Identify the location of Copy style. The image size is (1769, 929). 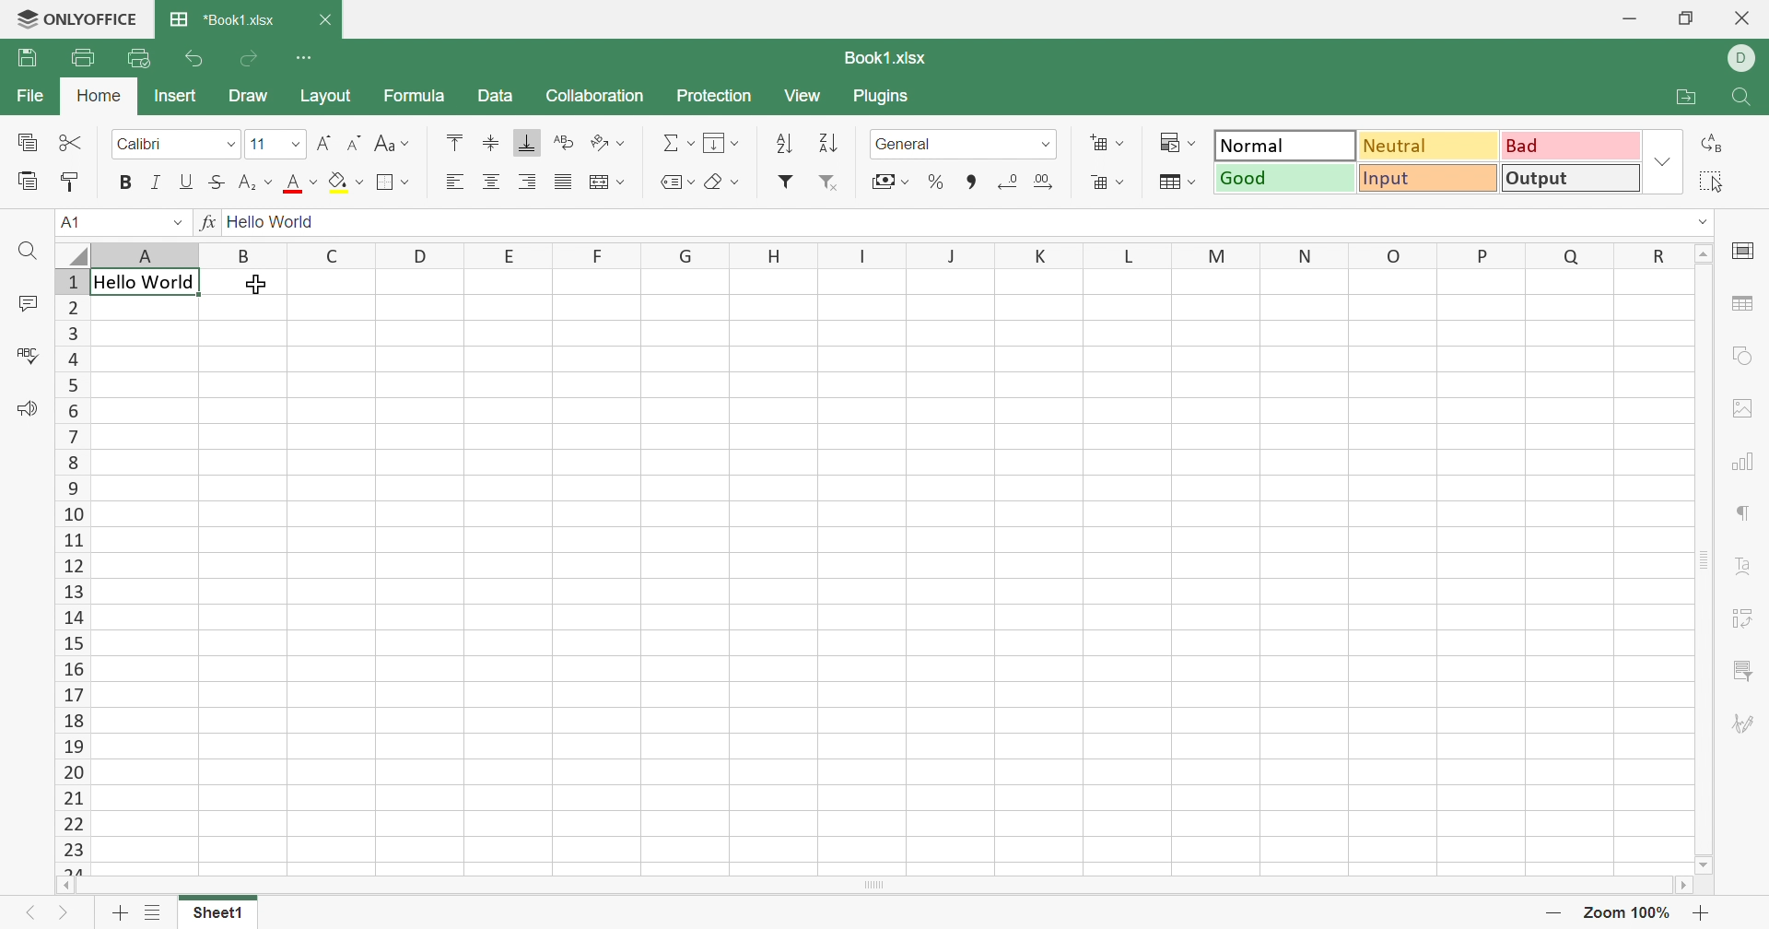
(71, 185).